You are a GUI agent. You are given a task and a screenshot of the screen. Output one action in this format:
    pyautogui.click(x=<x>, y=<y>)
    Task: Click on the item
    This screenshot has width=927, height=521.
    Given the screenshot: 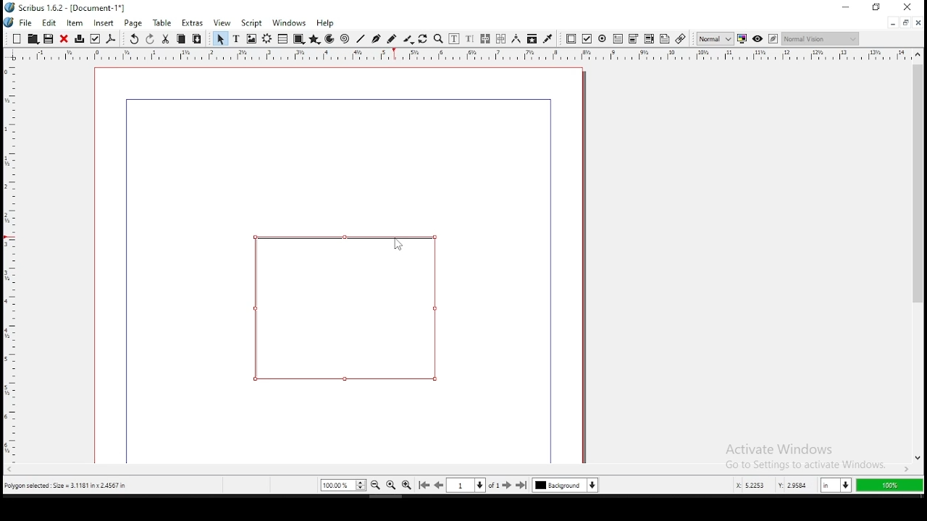 What is the action you would take?
    pyautogui.click(x=75, y=22)
    